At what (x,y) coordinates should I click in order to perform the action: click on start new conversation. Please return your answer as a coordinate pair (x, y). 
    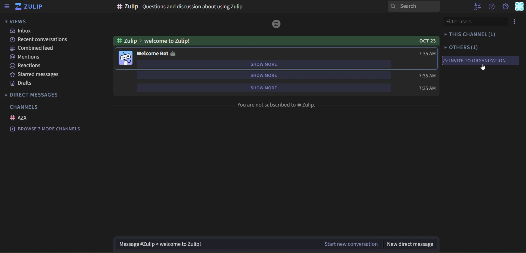
    Looking at the image, I should click on (247, 244).